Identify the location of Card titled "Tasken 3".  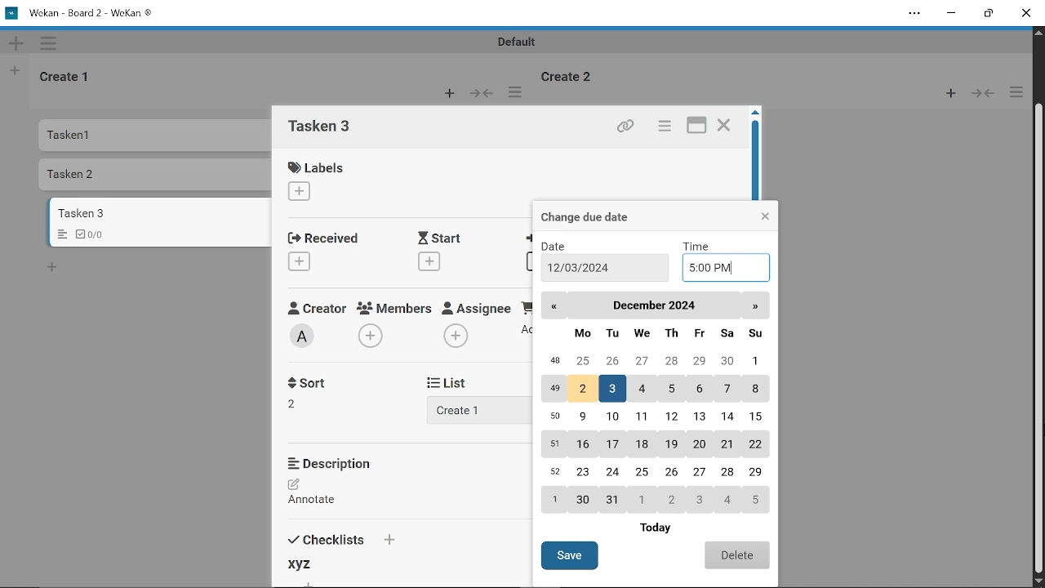
(162, 212).